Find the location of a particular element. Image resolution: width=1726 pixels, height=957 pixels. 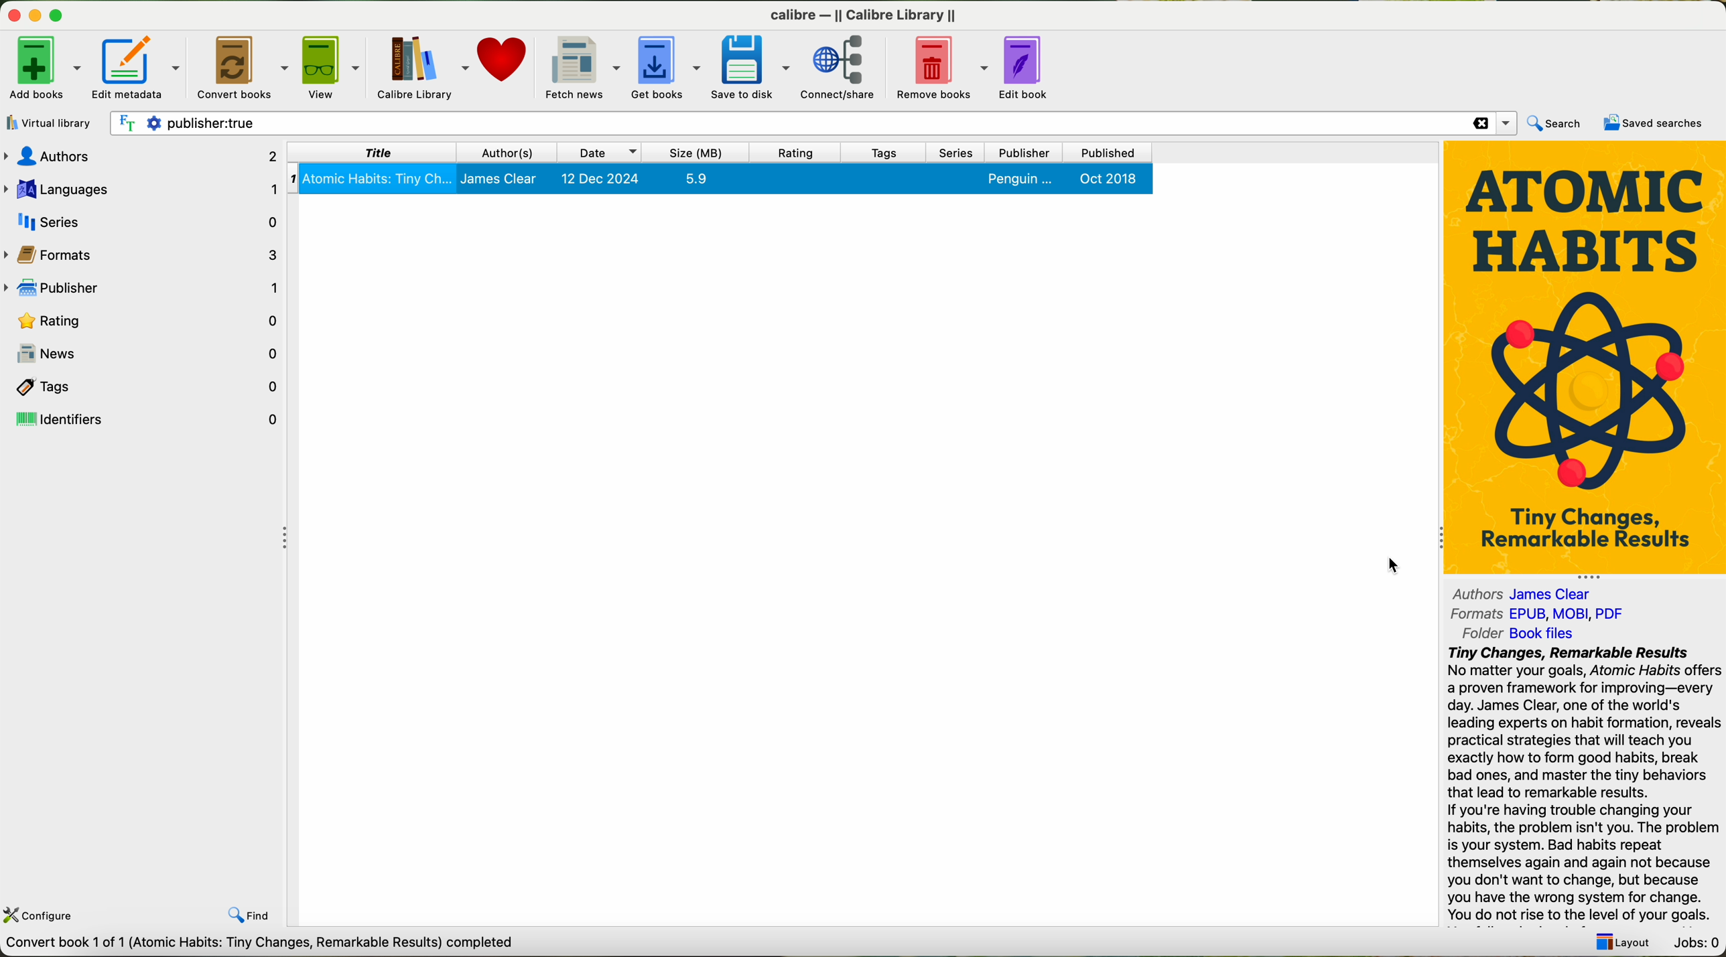

layout is located at coordinates (1619, 942).